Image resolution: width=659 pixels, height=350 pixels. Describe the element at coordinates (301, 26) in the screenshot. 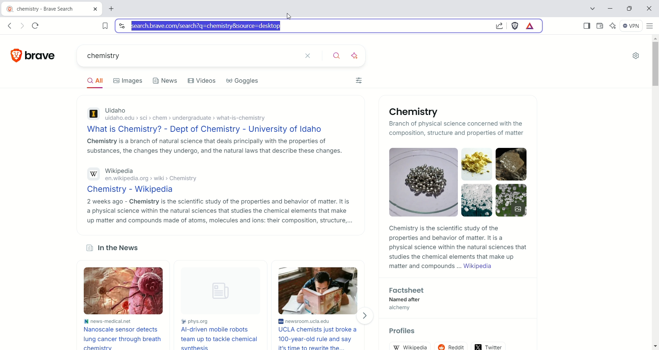

I see `search bar` at that location.